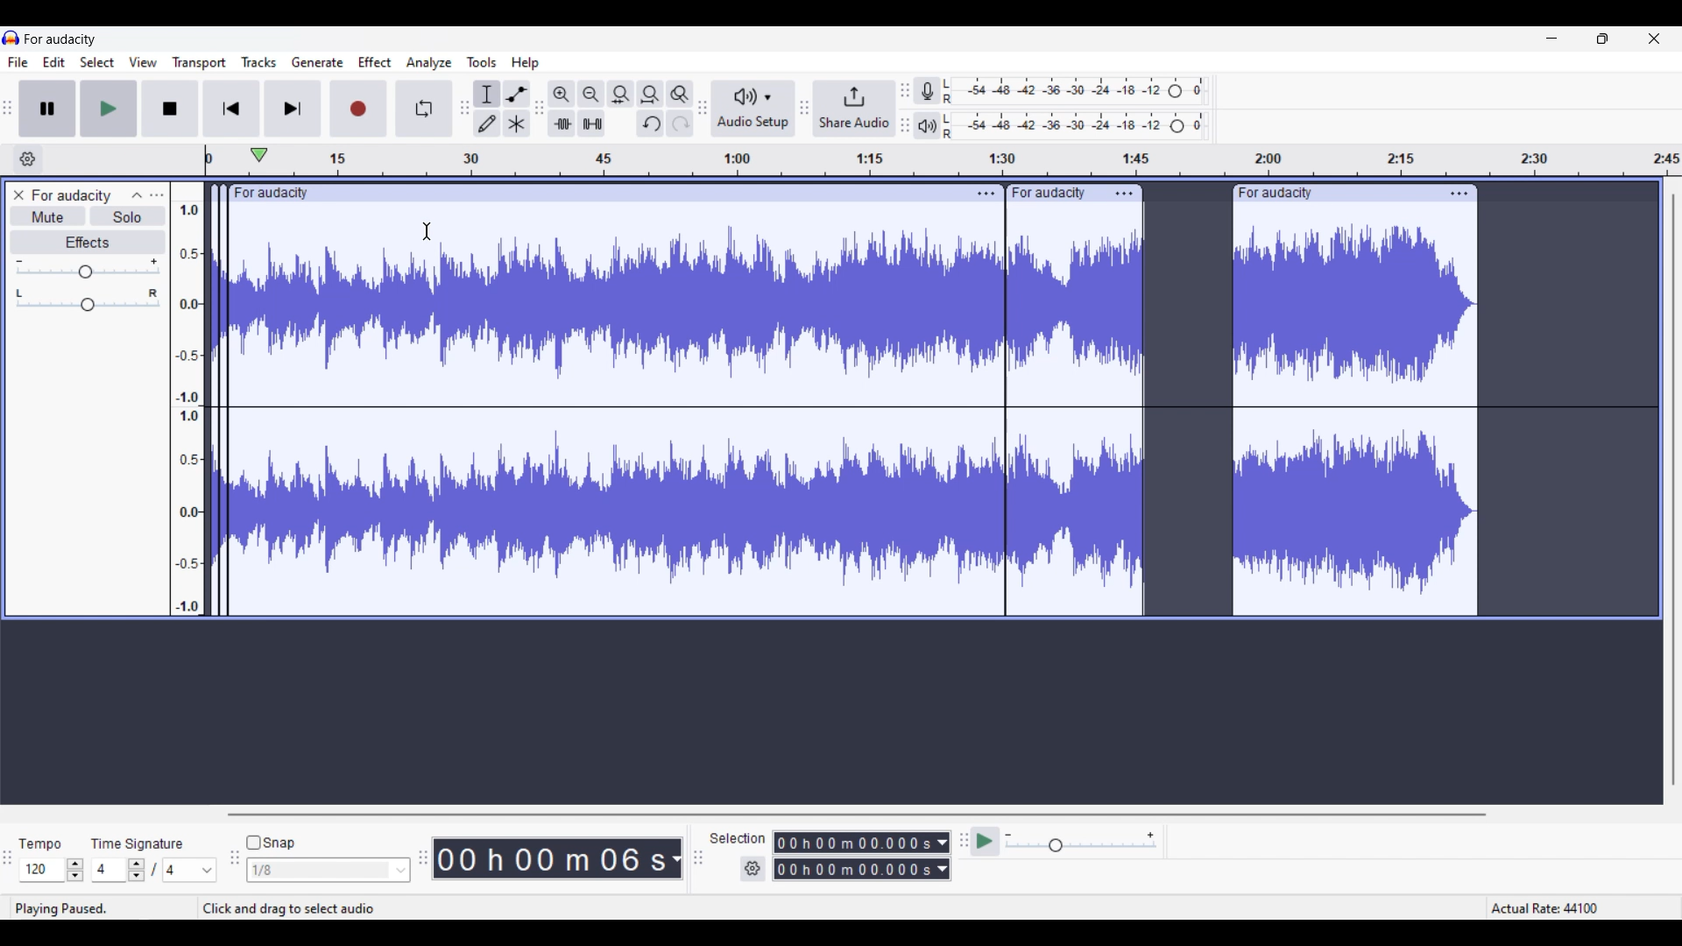  Describe the element at coordinates (136, 195) in the screenshot. I see `Collapse` at that location.